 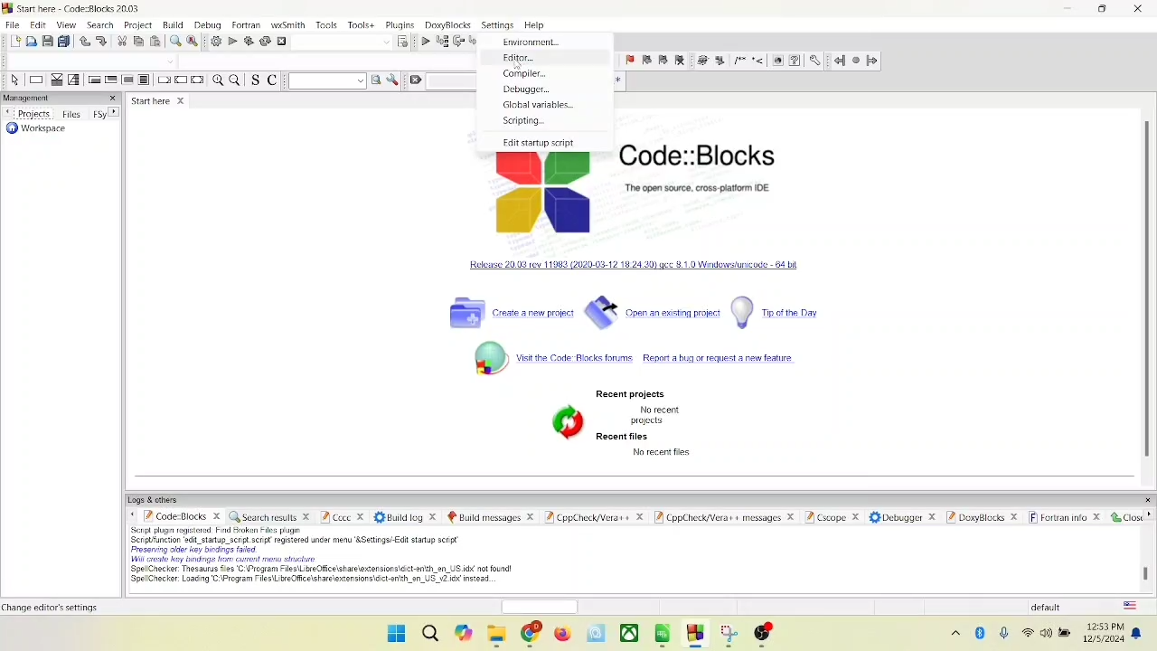 I want to click on last jump, so click(x=856, y=61).